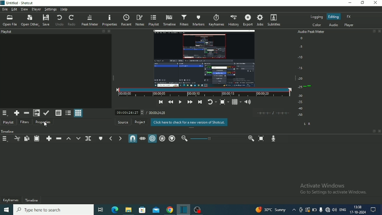 The height and width of the screenshot is (215, 382). Describe the element at coordinates (123, 122) in the screenshot. I see `Source` at that location.